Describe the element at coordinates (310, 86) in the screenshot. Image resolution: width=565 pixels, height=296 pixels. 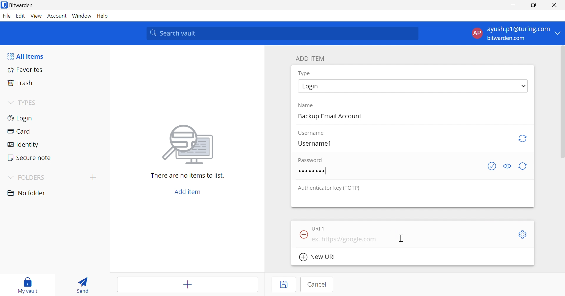
I see `Login` at that location.